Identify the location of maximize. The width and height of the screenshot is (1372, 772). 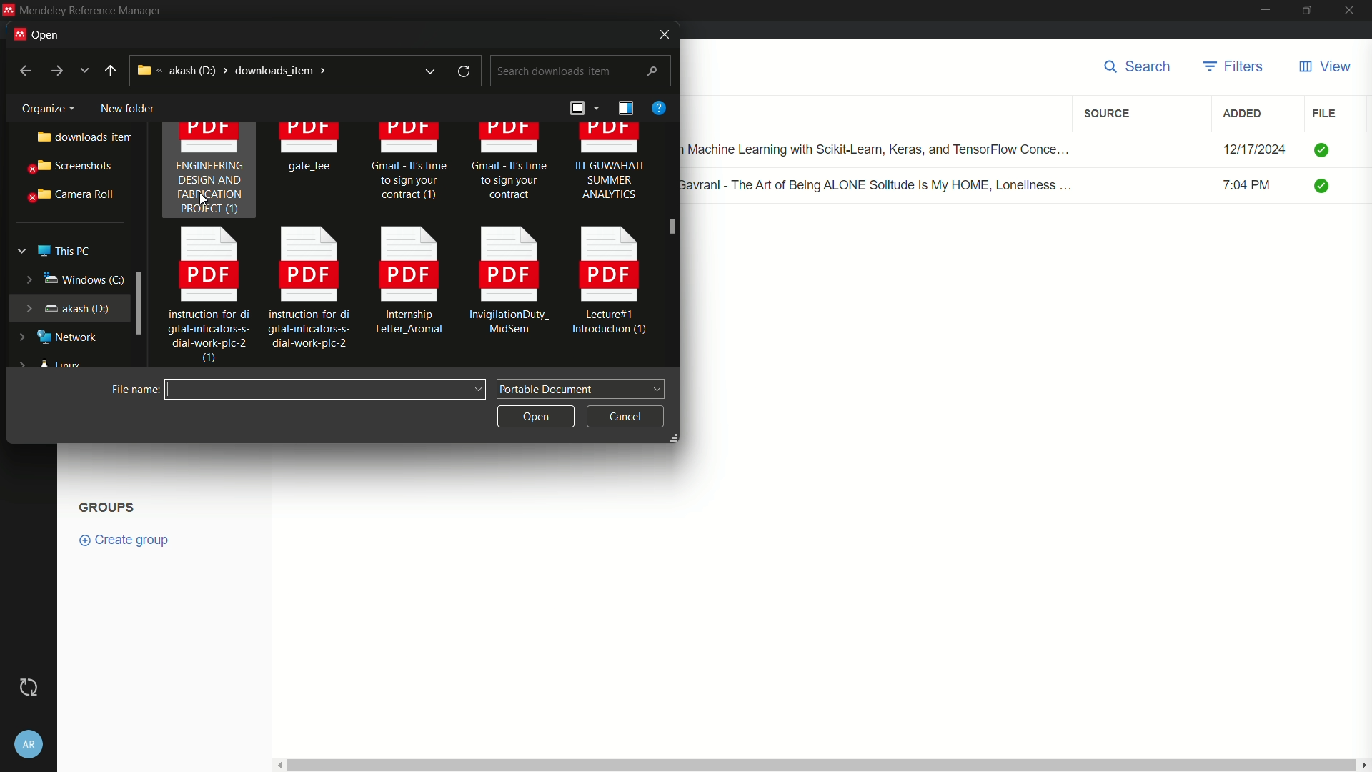
(1308, 11).